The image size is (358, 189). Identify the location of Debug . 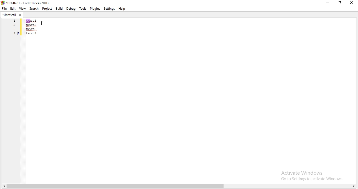
(71, 9).